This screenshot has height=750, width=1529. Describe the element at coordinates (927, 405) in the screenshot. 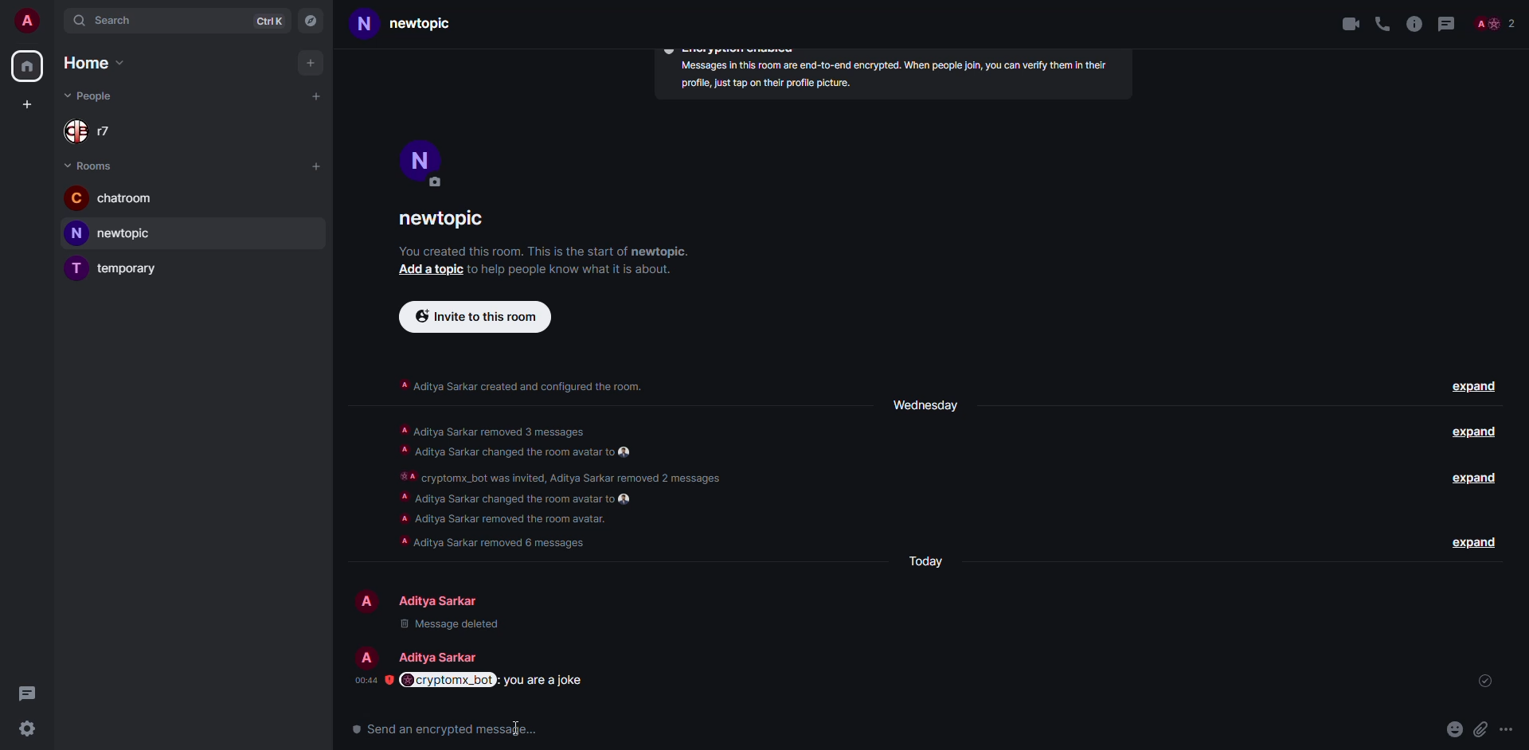

I see `day` at that location.